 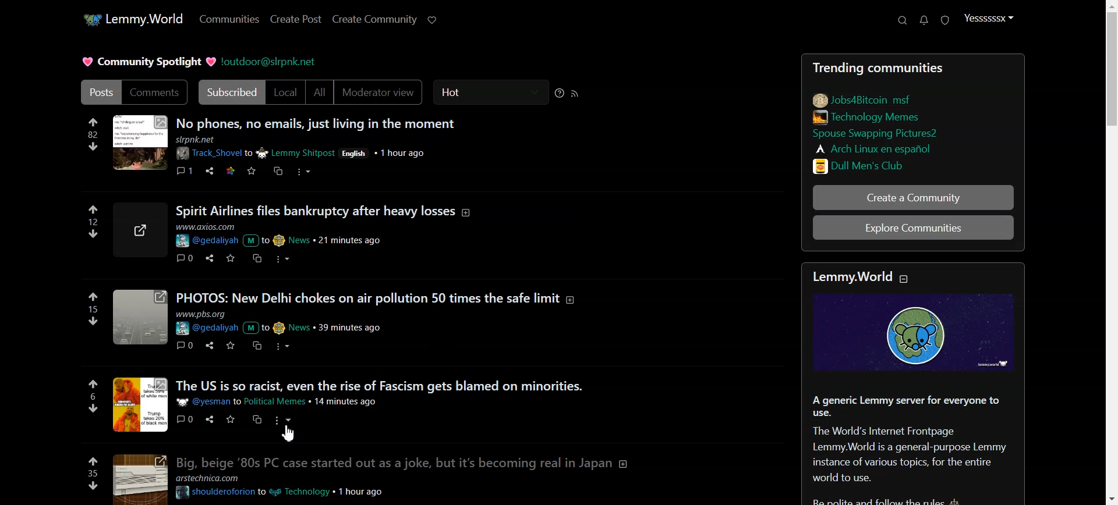 I want to click on upvote, so click(x=93, y=210).